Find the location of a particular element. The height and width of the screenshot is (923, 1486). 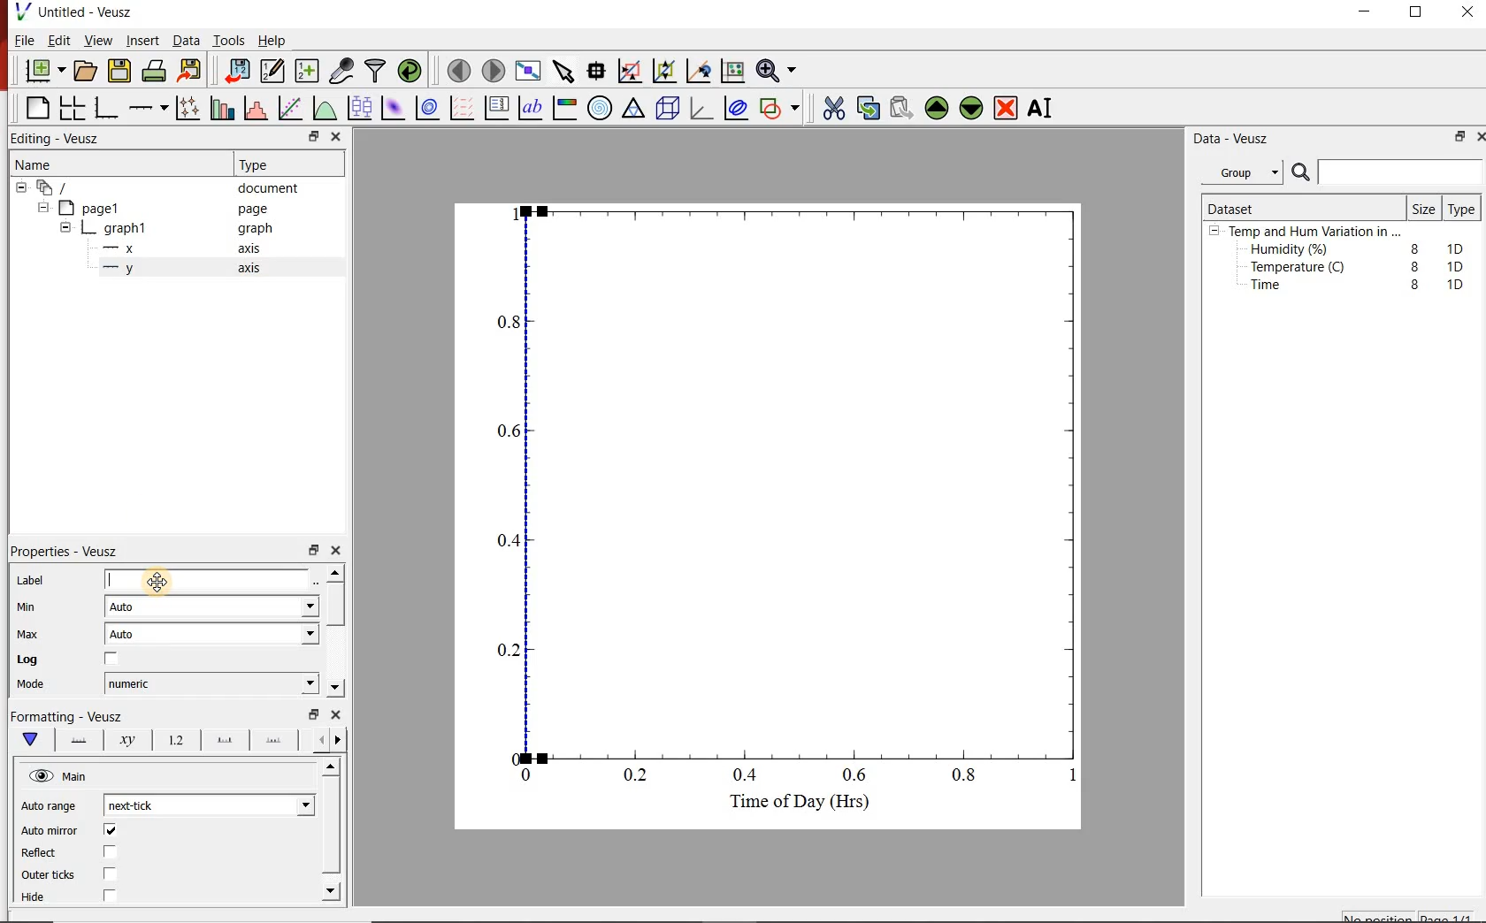

scroll bar is located at coordinates (331, 828).